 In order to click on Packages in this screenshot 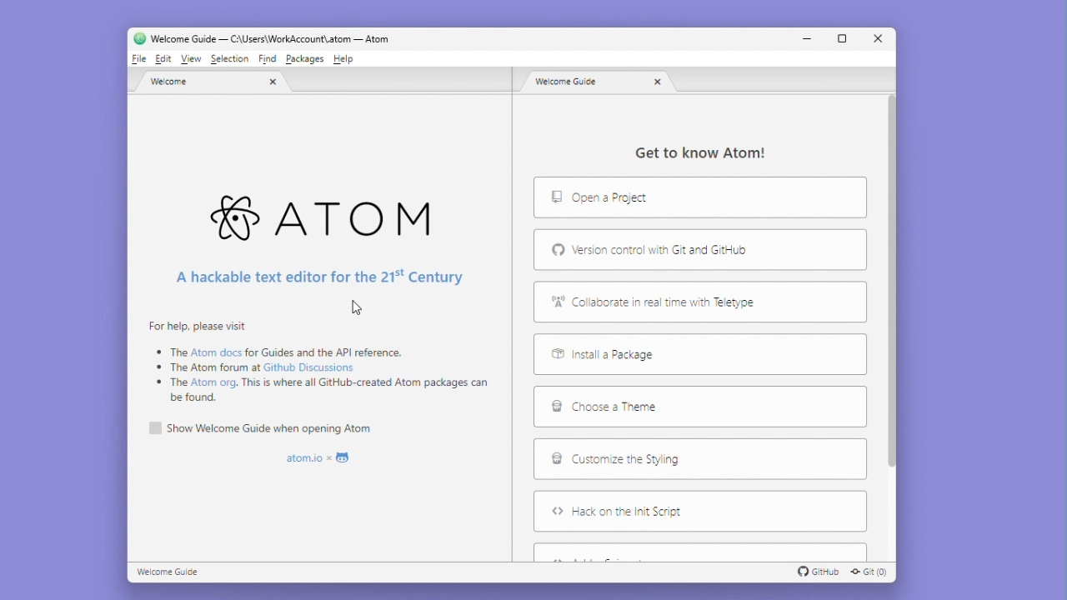, I will do `click(304, 59)`.